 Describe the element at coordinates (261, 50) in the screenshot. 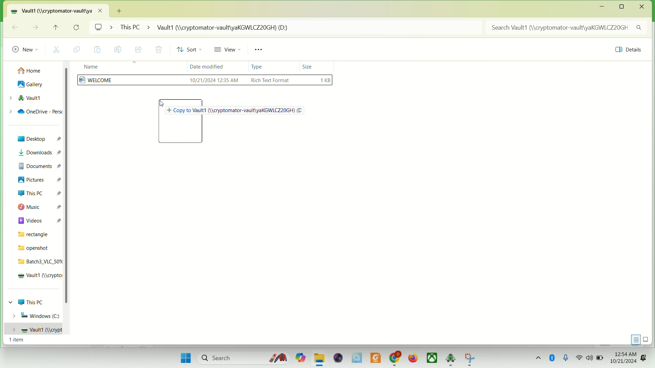

I see `see more` at that location.